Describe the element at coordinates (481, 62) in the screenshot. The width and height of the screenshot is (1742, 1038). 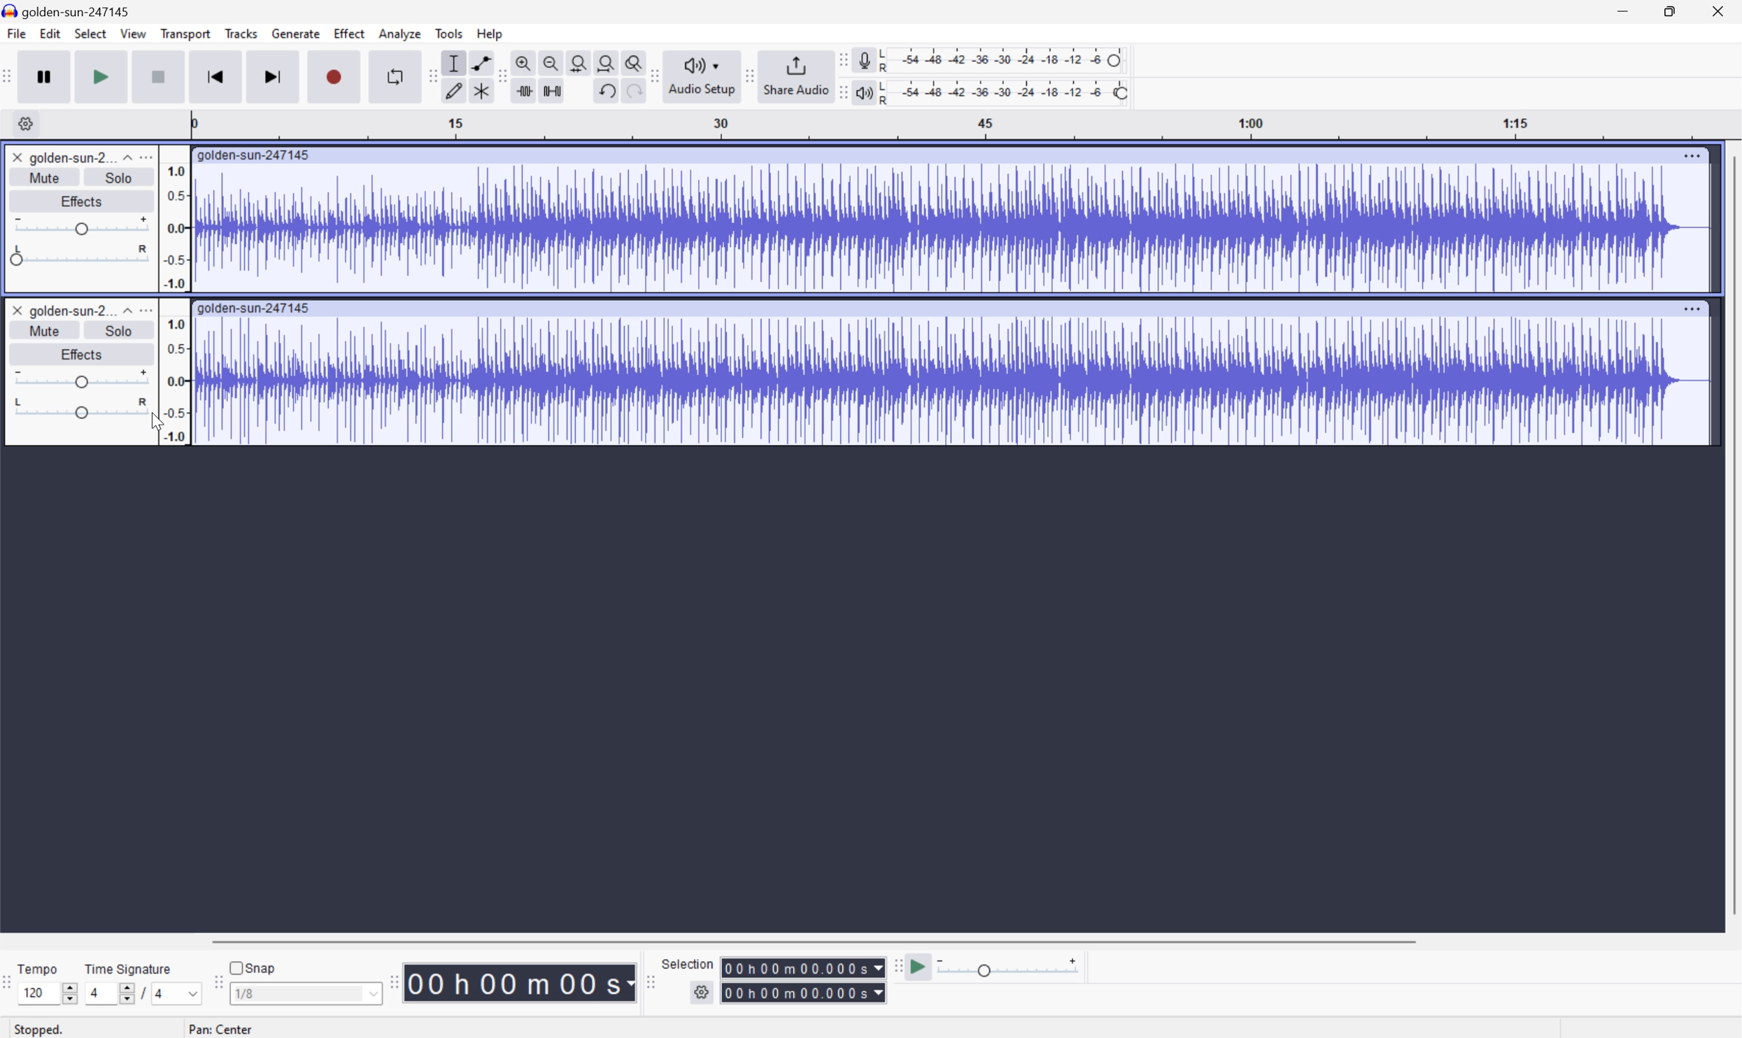
I see `Envelope tool` at that location.